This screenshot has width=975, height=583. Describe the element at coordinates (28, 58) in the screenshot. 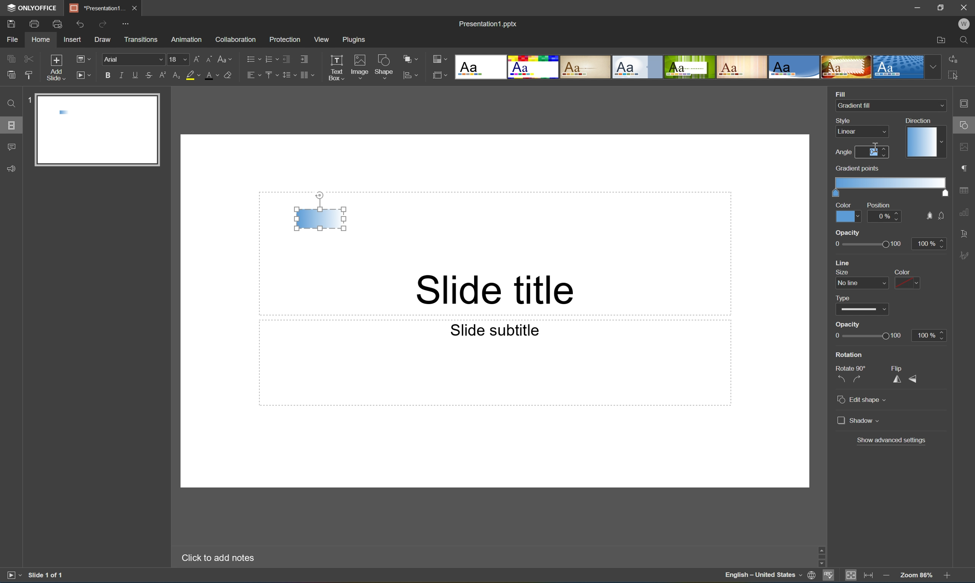

I see `Cut` at that location.